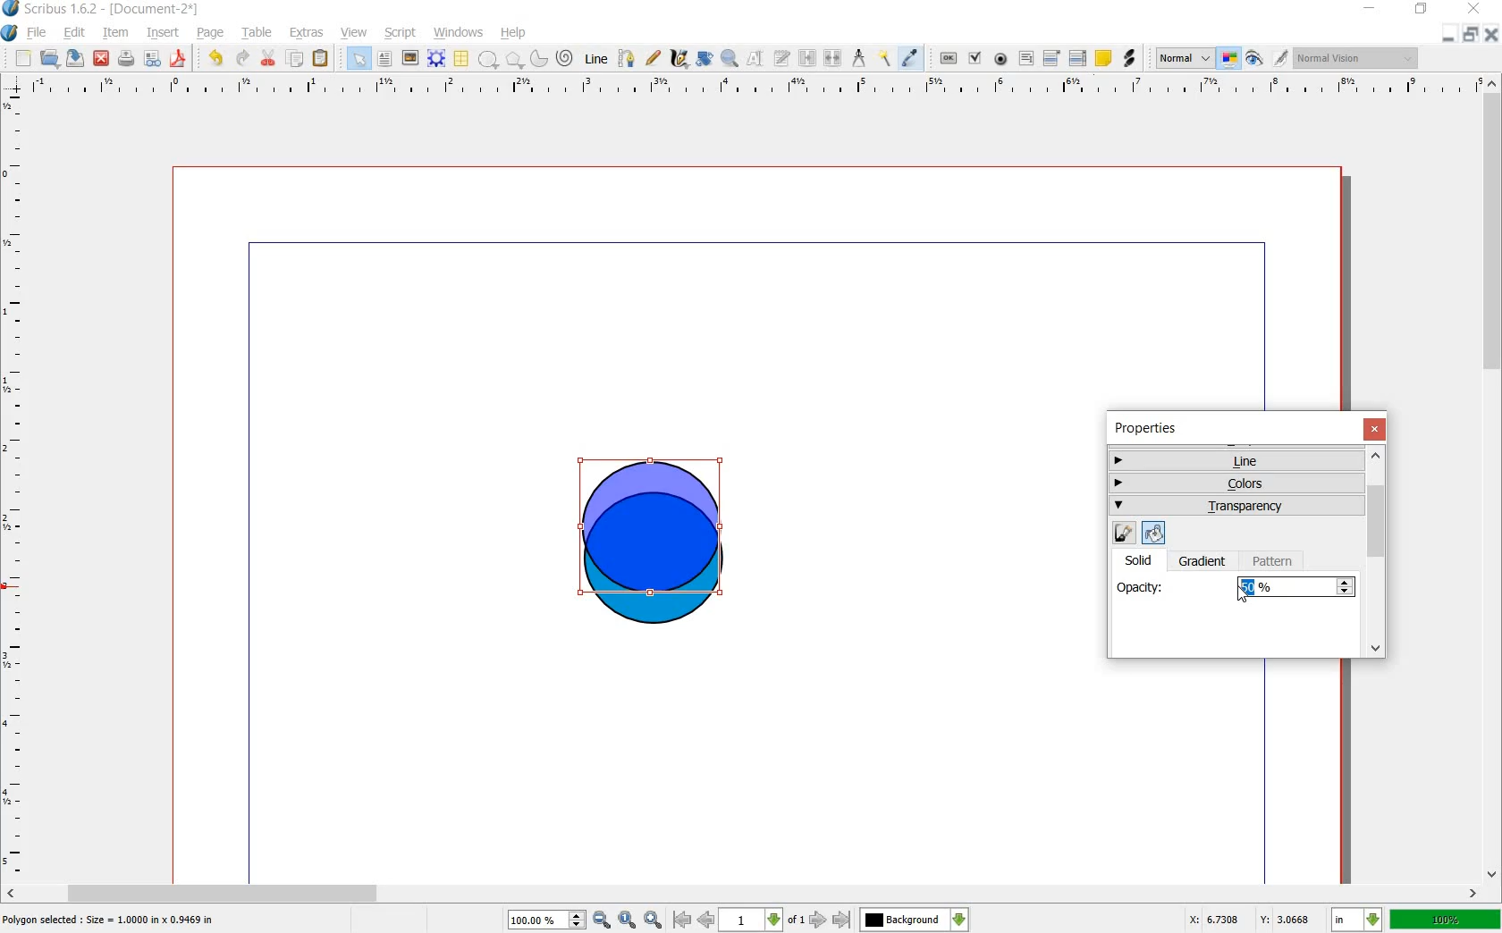 Image resolution: width=1502 pixels, height=933 pixels. I want to click on solid, so click(1145, 559).